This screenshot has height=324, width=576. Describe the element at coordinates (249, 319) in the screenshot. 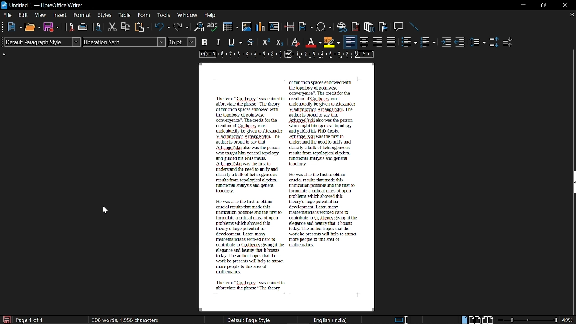

I see `Default Page style` at that location.